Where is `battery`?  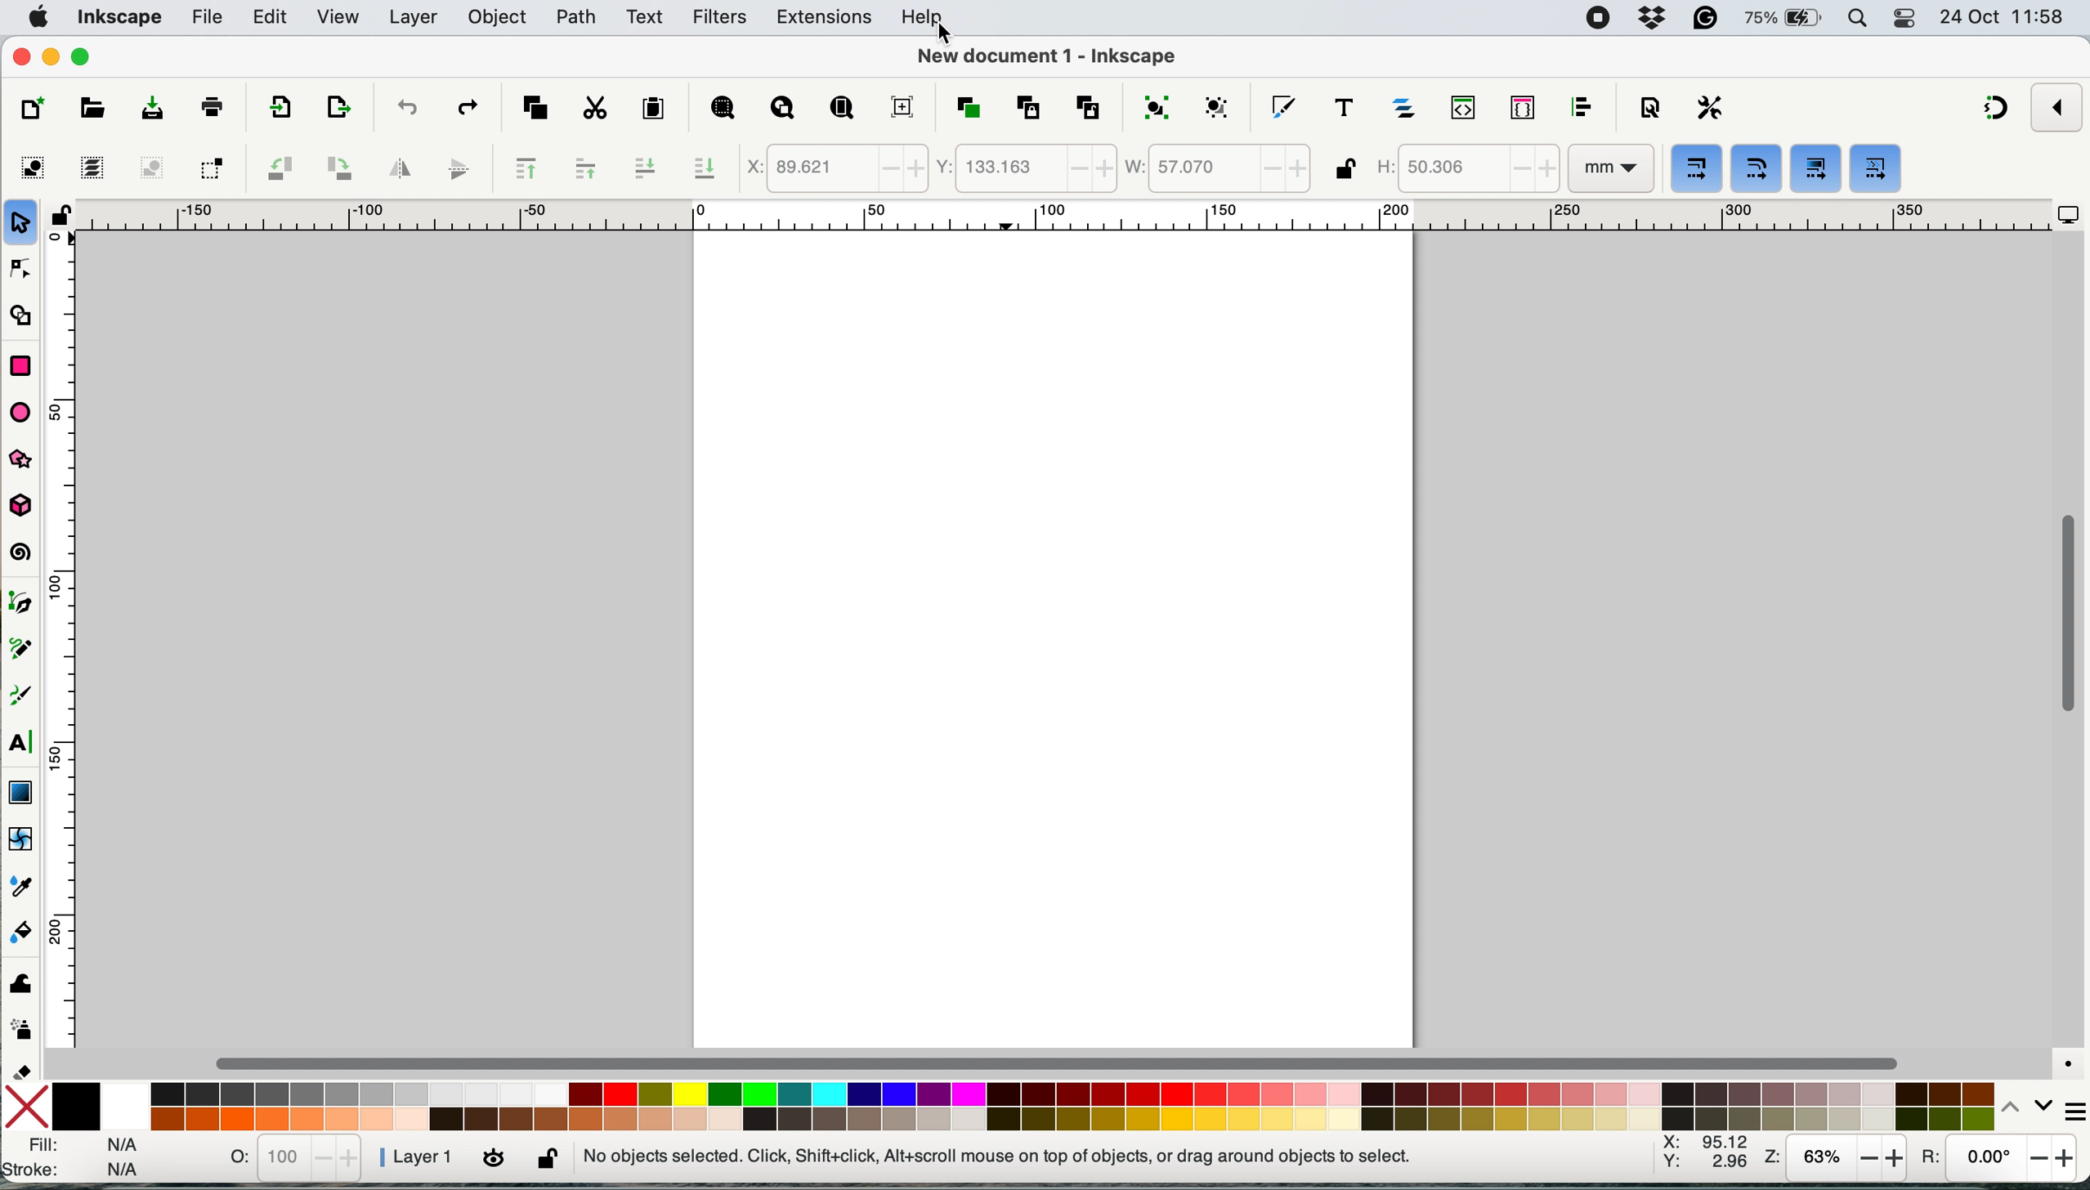
battery is located at coordinates (1781, 16).